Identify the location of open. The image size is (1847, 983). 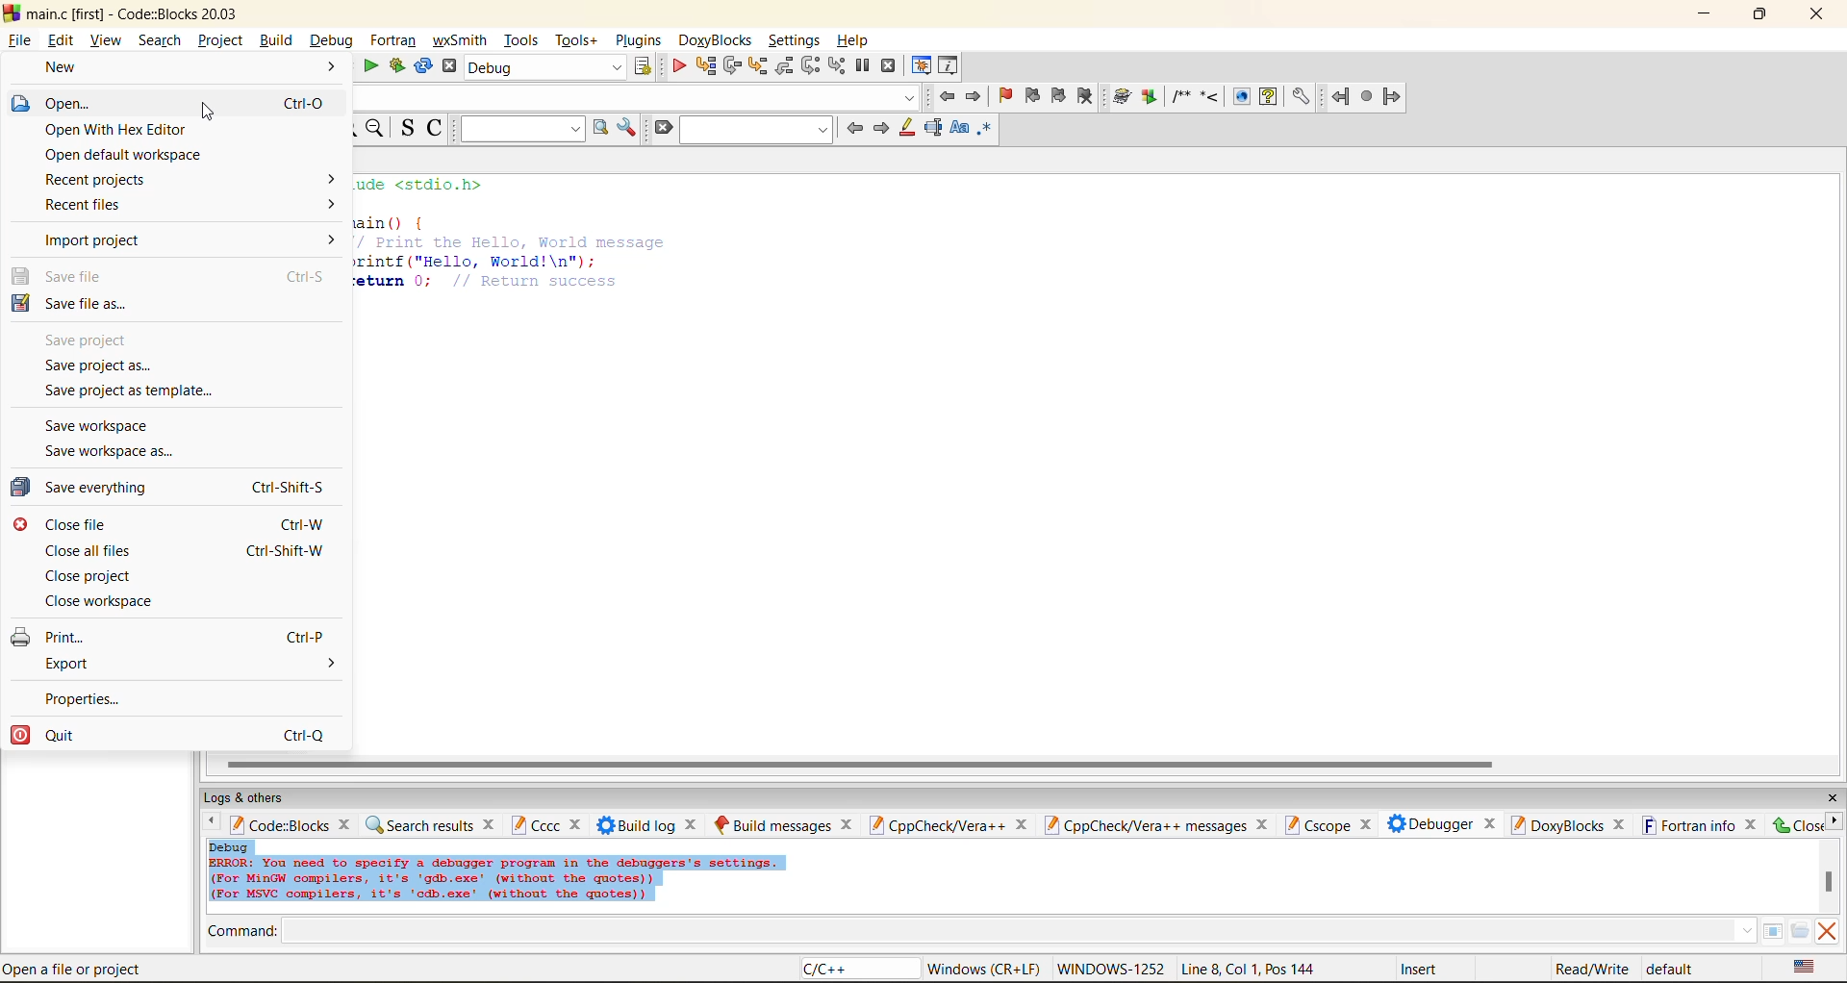
(187, 102).